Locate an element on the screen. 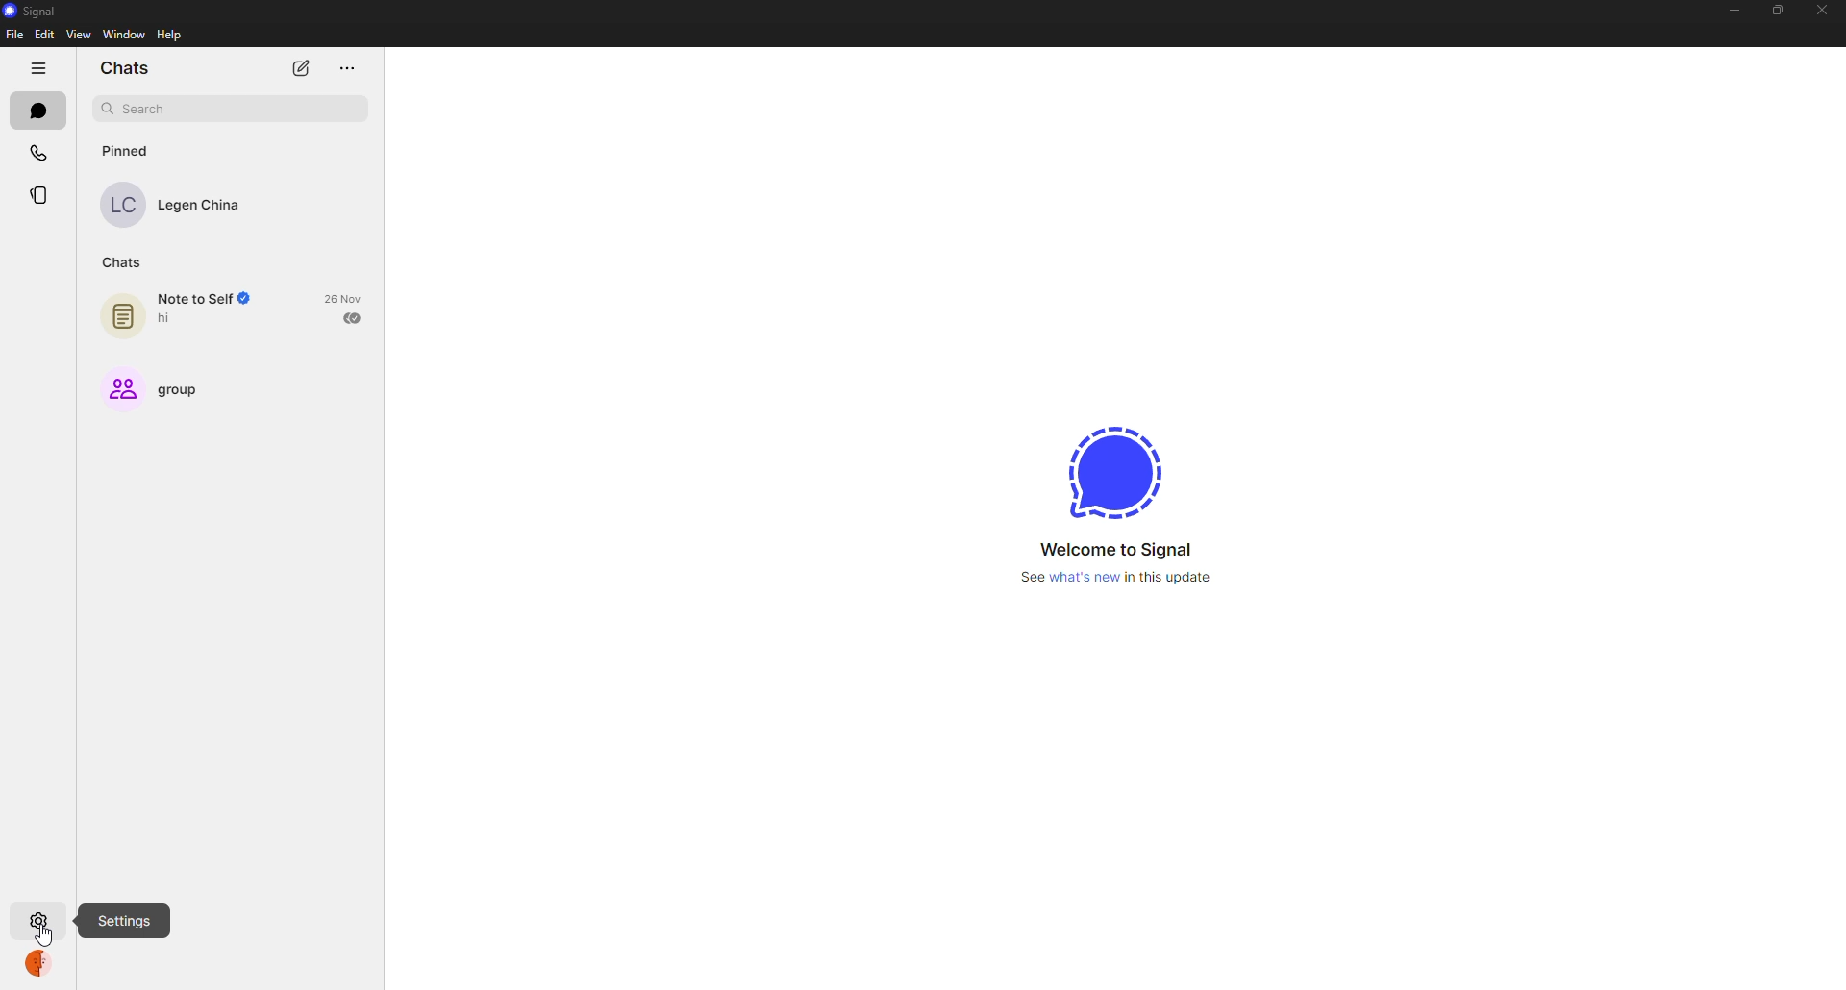  signal is located at coordinates (35, 12).